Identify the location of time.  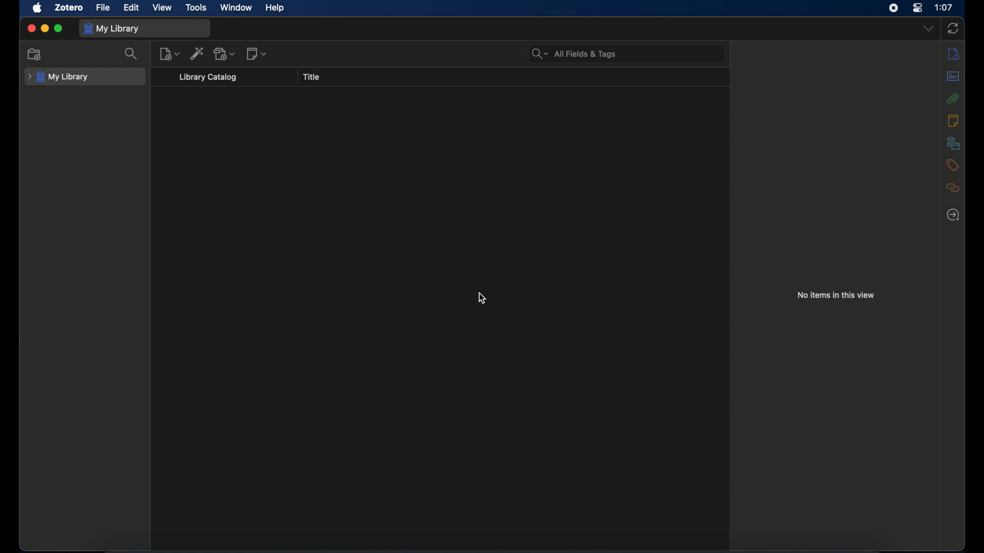
(944, 7).